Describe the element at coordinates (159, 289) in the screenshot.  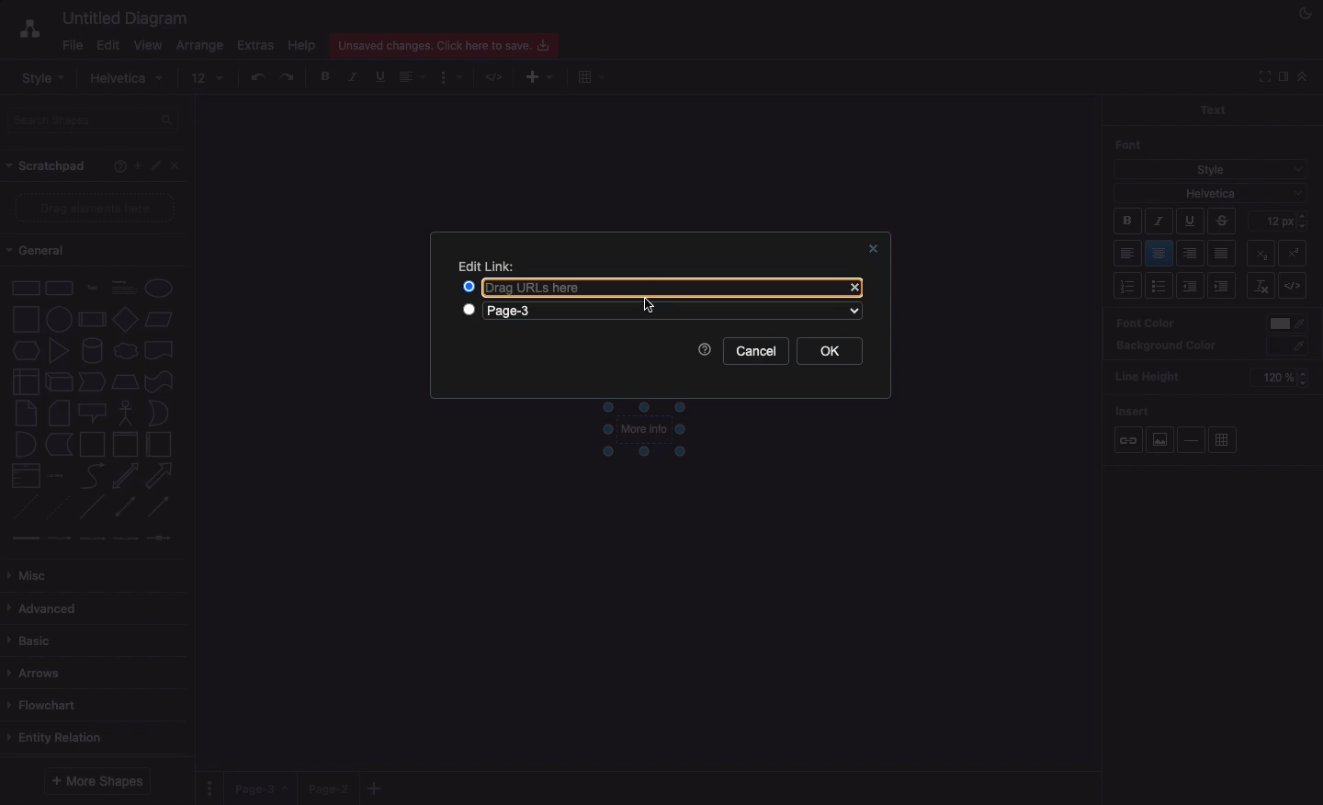
I see `Ellipse` at that location.